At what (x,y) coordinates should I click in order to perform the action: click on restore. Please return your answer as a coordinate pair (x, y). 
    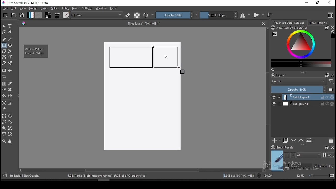
    Looking at the image, I should click on (319, 3).